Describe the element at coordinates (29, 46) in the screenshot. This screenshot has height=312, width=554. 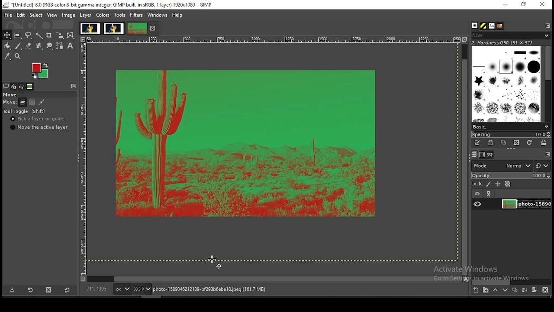
I see `eraser tool` at that location.